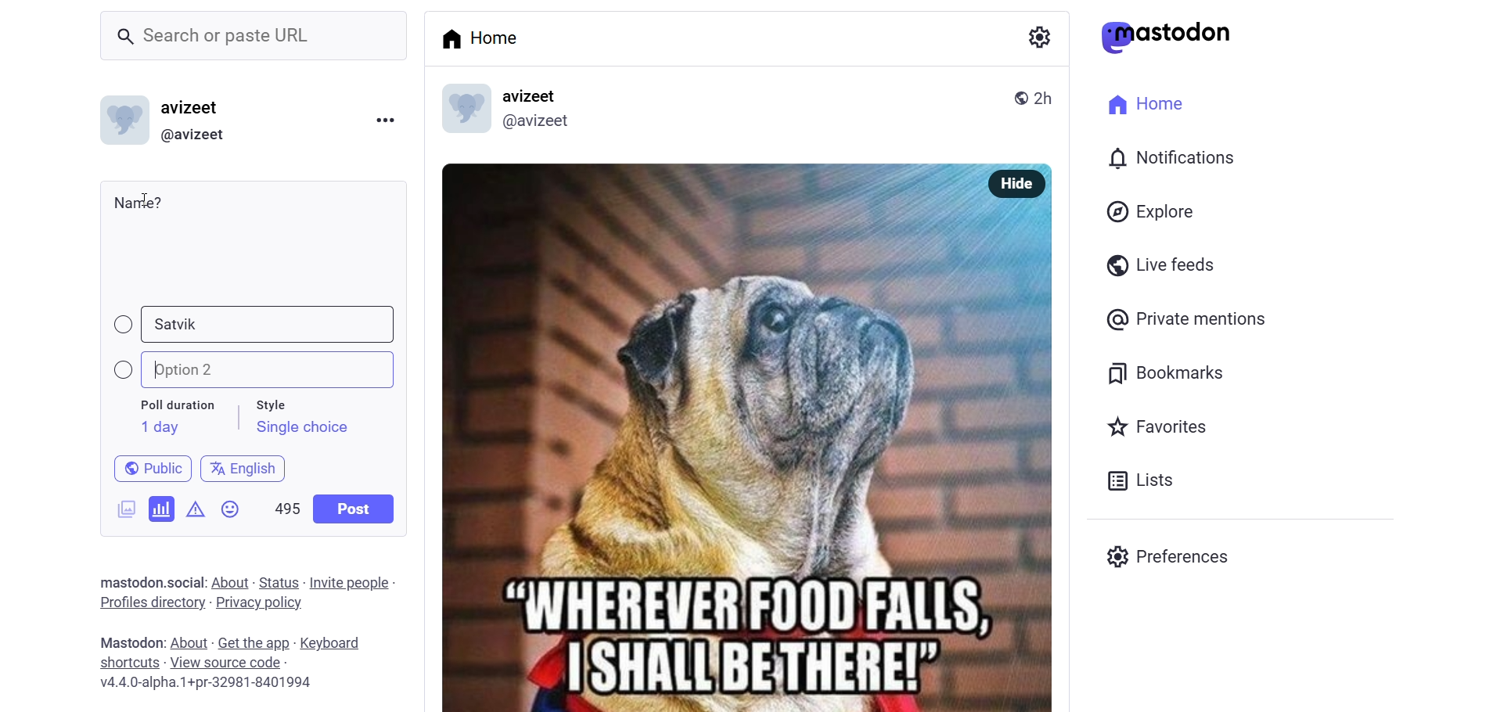 The image size is (1493, 712). Describe the element at coordinates (146, 467) in the screenshot. I see `public` at that location.